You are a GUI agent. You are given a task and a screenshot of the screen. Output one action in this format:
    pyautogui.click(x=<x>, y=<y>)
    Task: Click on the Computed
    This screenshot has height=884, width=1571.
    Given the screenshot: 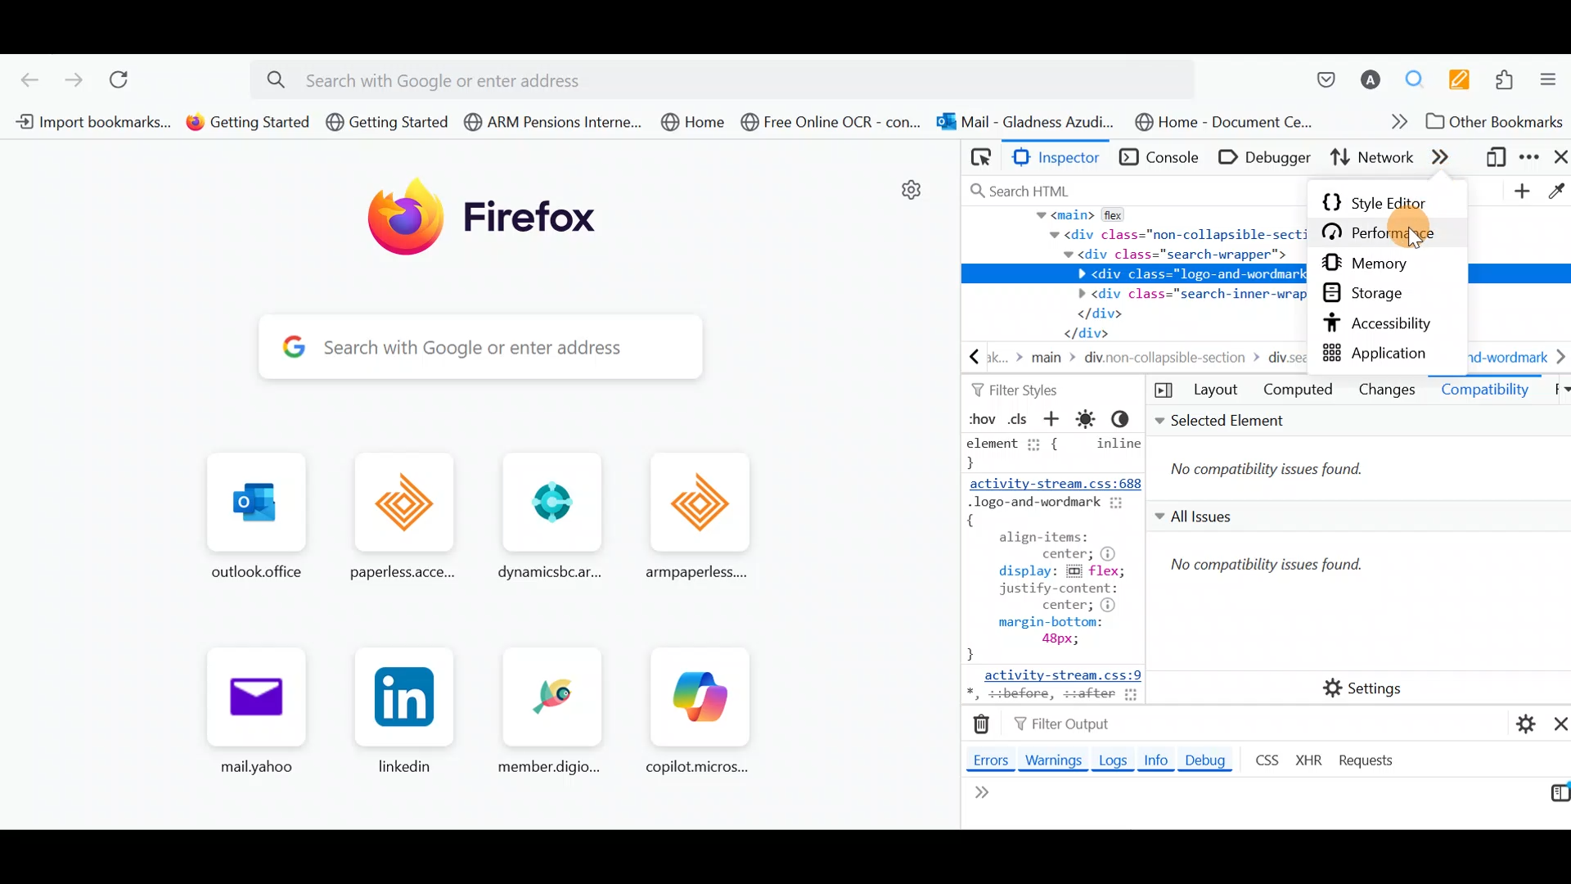 What is the action you would take?
    pyautogui.click(x=1298, y=392)
    